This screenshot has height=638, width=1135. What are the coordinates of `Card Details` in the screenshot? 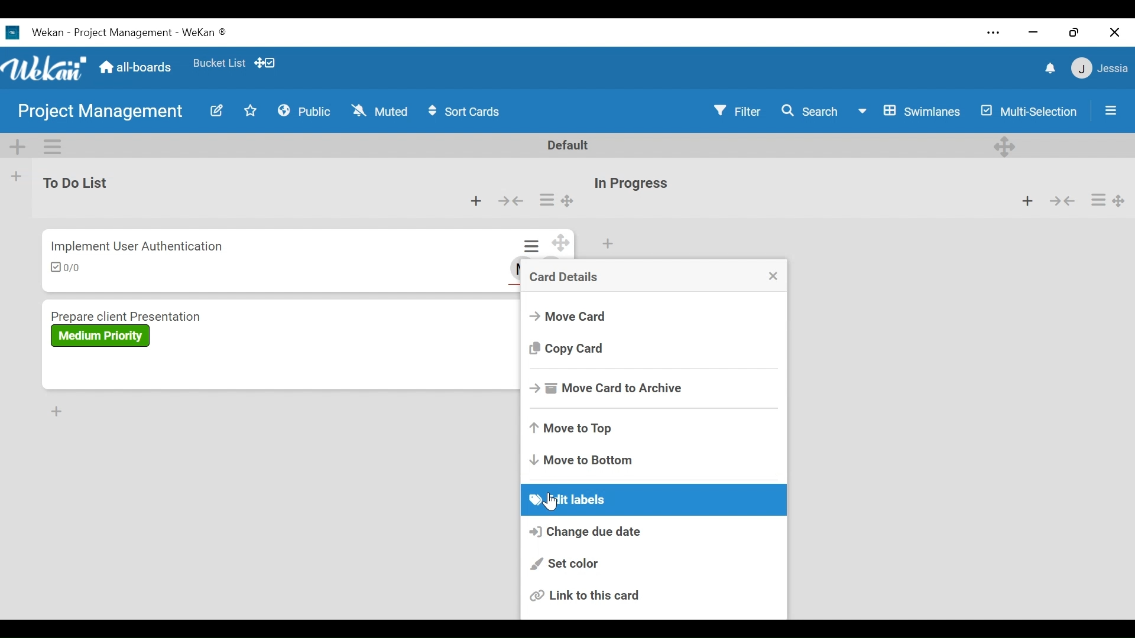 It's located at (566, 278).